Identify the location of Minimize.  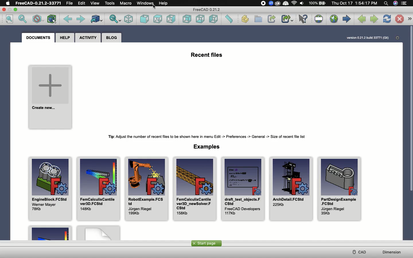
(16, 9).